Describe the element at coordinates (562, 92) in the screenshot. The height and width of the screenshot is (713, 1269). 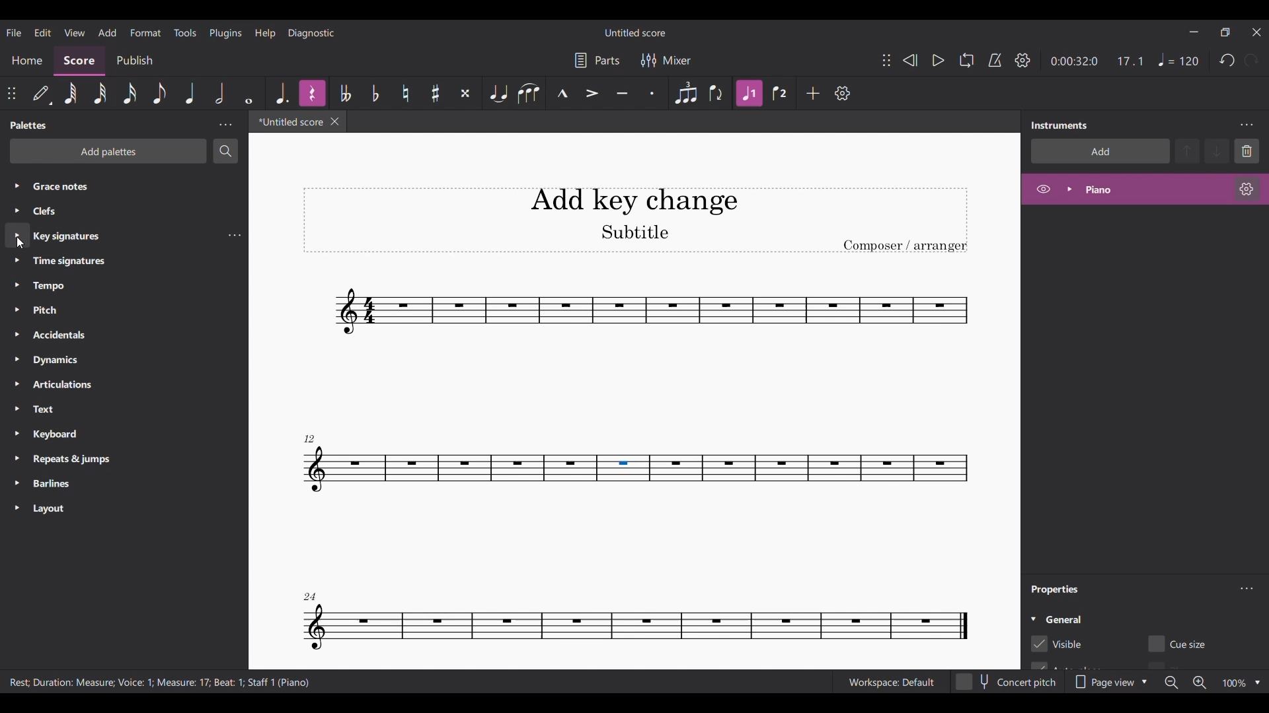
I see `Marcato` at that location.